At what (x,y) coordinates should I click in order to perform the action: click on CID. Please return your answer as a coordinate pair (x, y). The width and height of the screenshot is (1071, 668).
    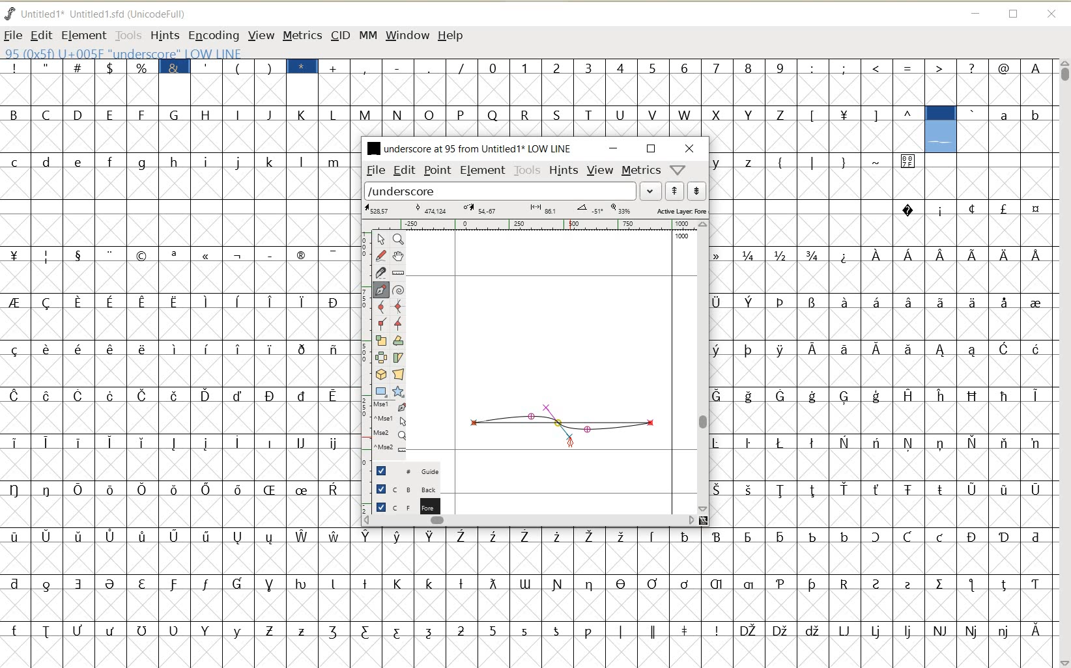
    Looking at the image, I should click on (340, 36).